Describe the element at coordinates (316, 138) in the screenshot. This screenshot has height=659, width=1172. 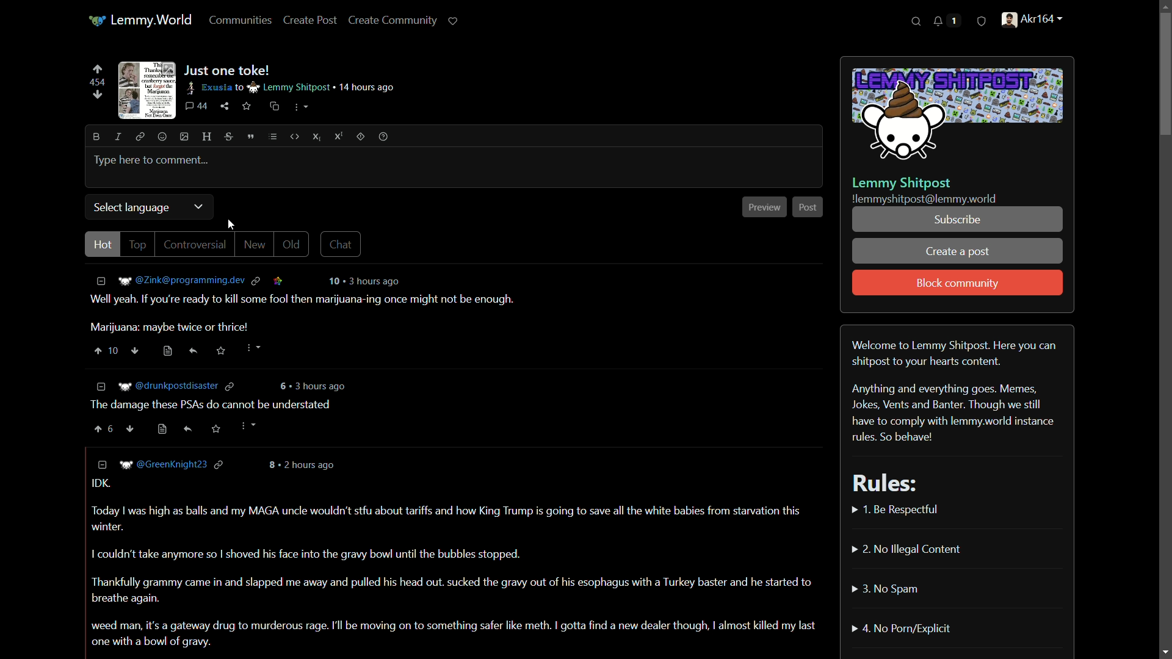
I see `subscript` at that location.